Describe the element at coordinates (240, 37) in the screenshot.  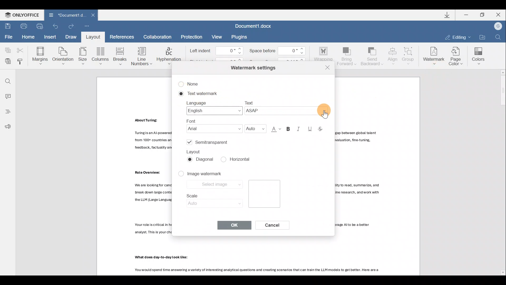
I see `Plugins` at that location.